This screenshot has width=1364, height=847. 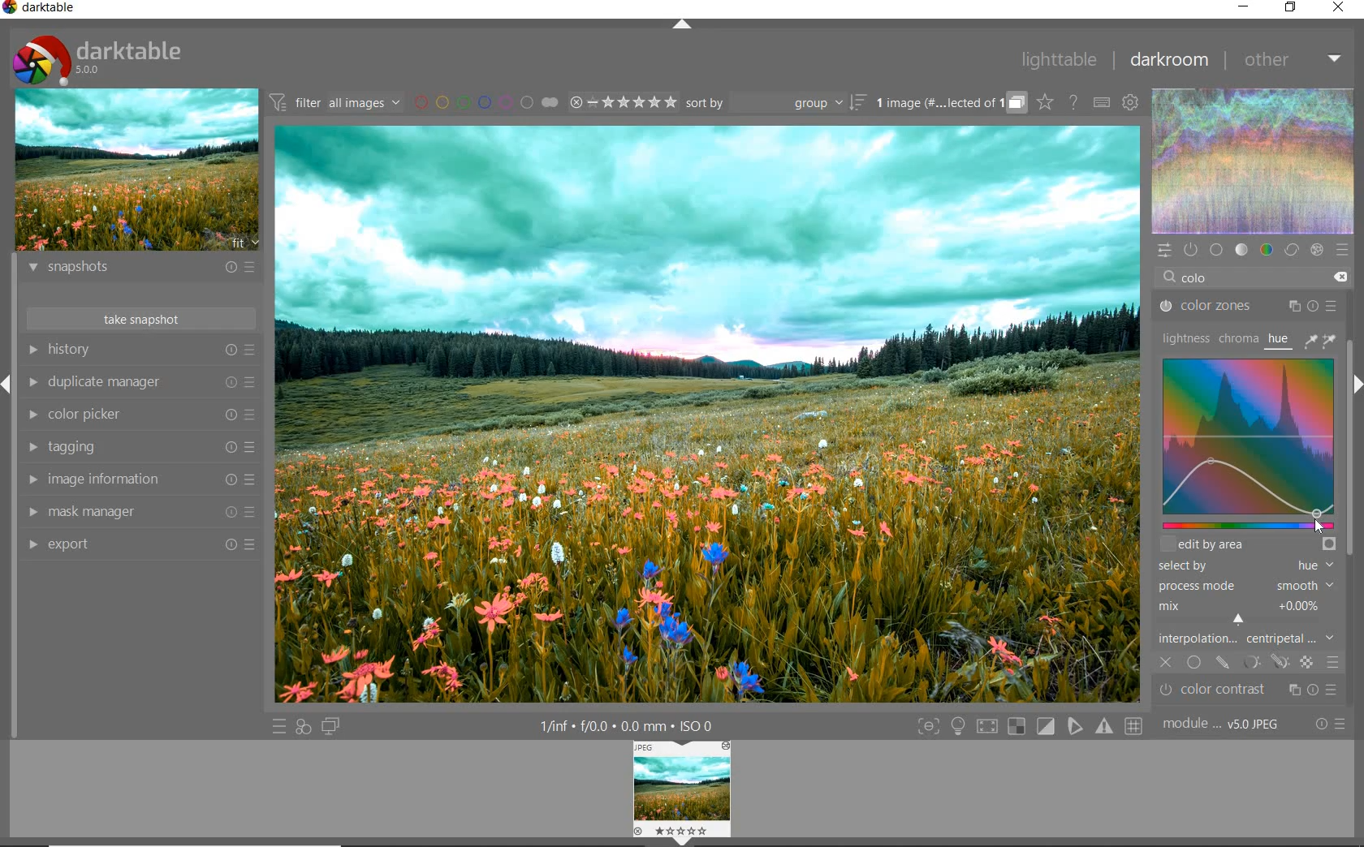 What do you see at coordinates (683, 792) in the screenshot?
I see `Image preview` at bounding box center [683, 792].